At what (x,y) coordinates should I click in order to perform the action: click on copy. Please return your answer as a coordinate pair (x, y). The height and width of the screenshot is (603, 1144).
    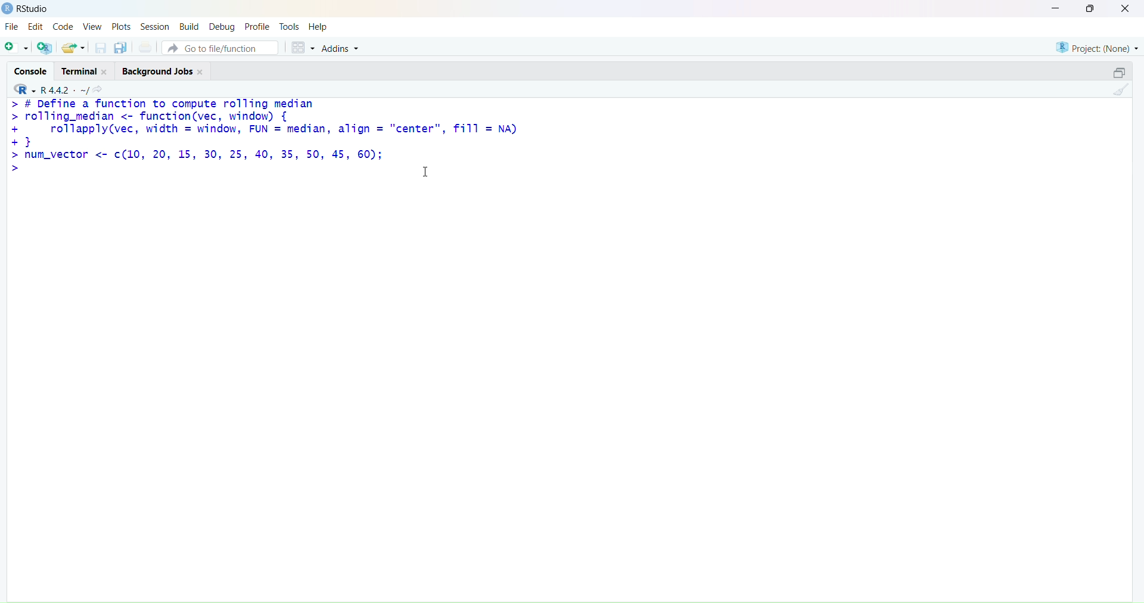
    Looking at the image, I should click on (121, 48).